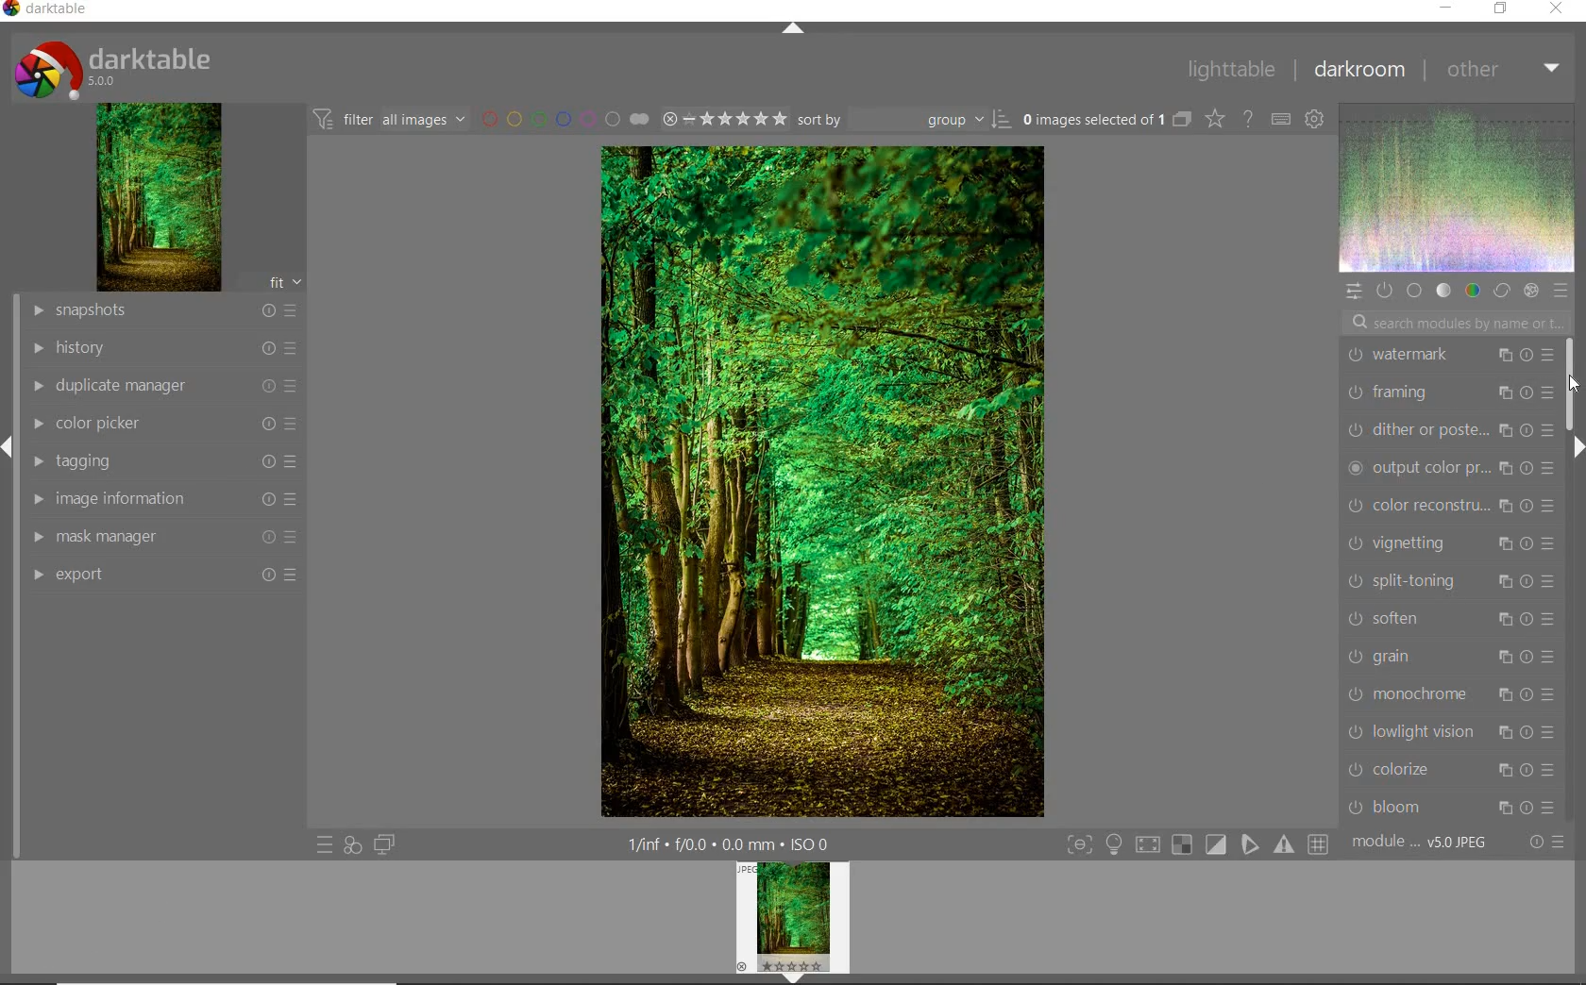  What do you see at coordinates (1562, 290) in the screenshot?
I see `PRESET ` at bounding box center [1562, 290].